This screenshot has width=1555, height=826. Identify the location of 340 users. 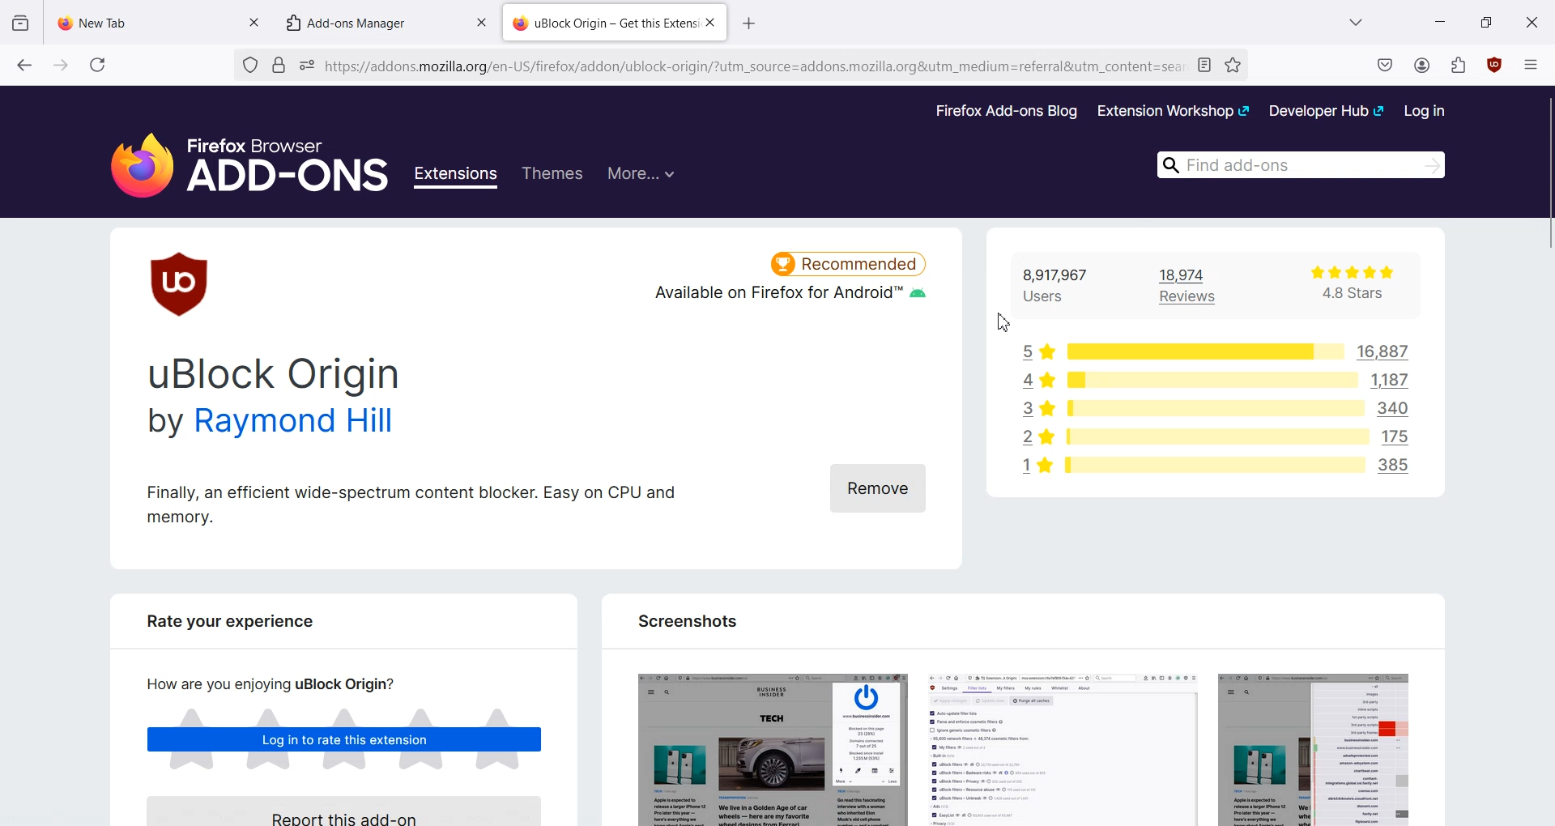
(1398, 408).